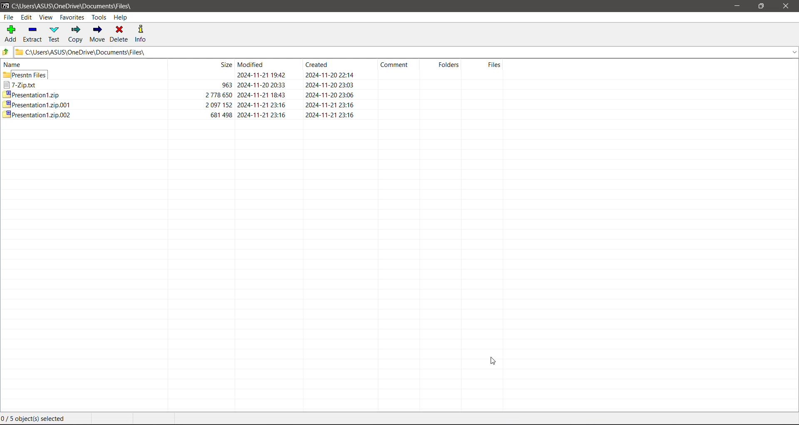  What do you see at coordinates (318, 65) in the screenshot?
I see `Created` at bounding box center [318, 65].